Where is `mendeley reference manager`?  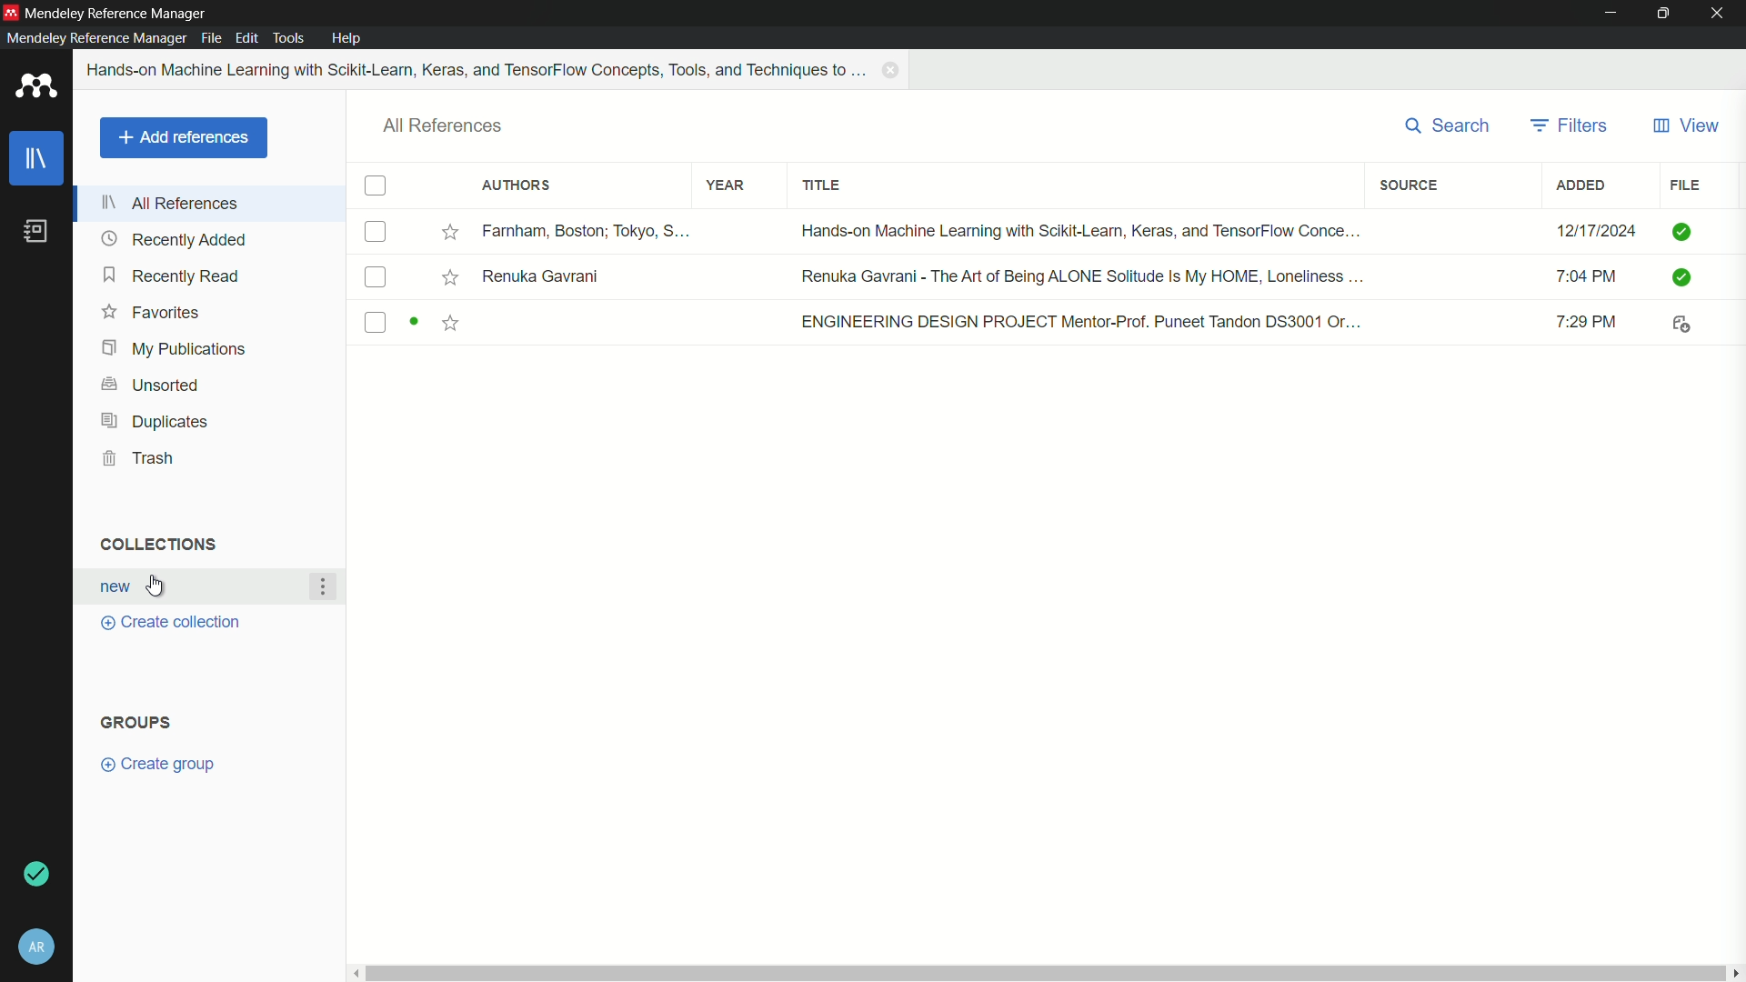
mendeley reference manager is located at coordinates (95, 37).